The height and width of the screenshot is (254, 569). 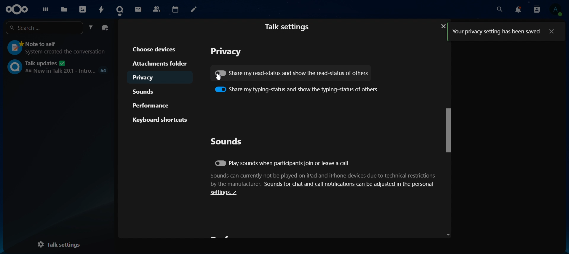 I want to click on talk settings, so click(x=289, y=27).